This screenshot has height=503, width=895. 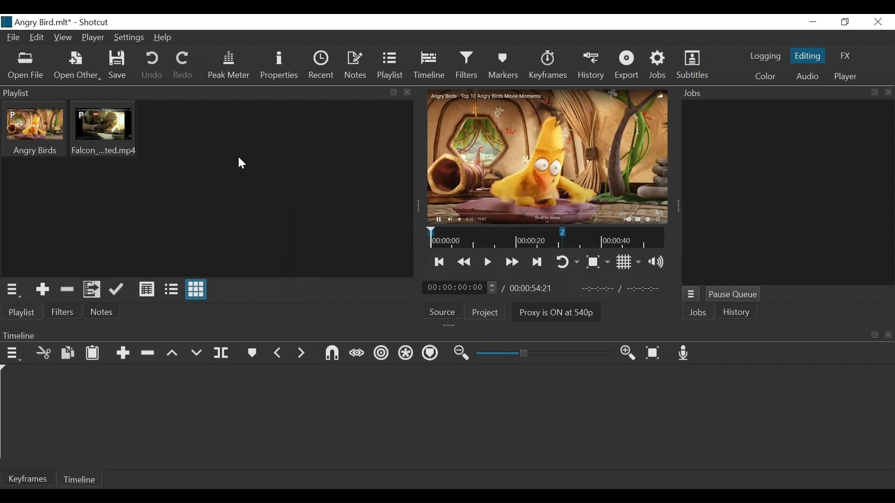 What do you see at coordinates (623, 289) in the screenshot?
I see `In point` at bounding box center [623, 289].